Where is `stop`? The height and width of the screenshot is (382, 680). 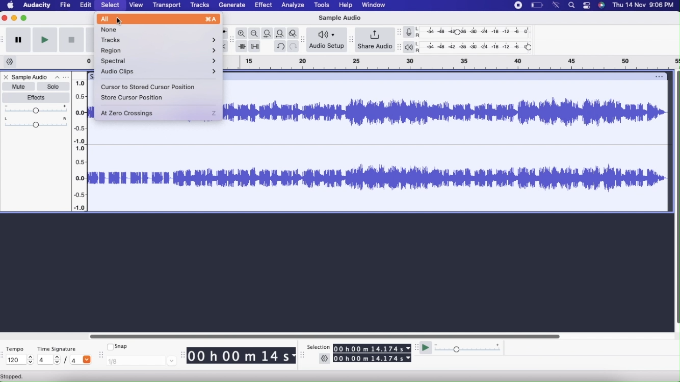 stop is located at coordinates (71, 40).